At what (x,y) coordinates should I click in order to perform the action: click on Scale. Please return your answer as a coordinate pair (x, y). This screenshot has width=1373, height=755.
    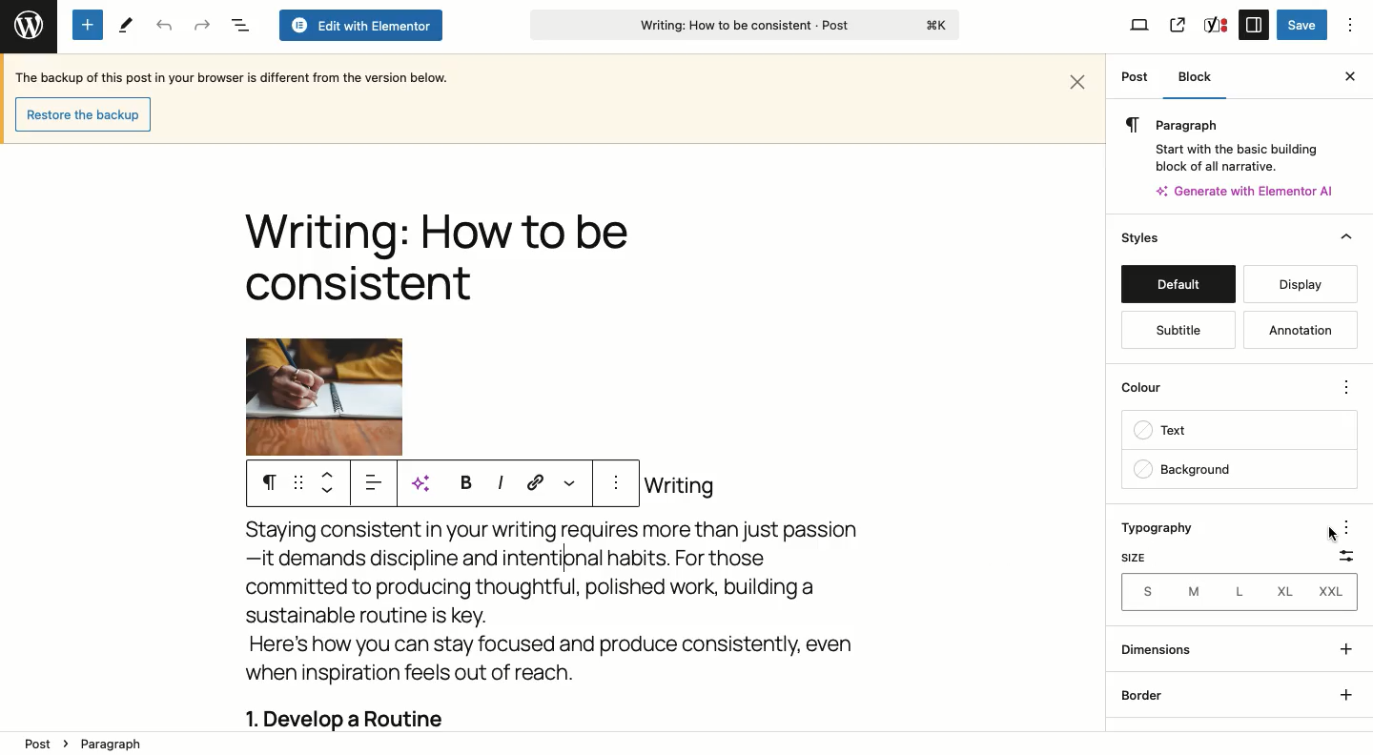
    Looking at the image, I should click on (1346, 556).